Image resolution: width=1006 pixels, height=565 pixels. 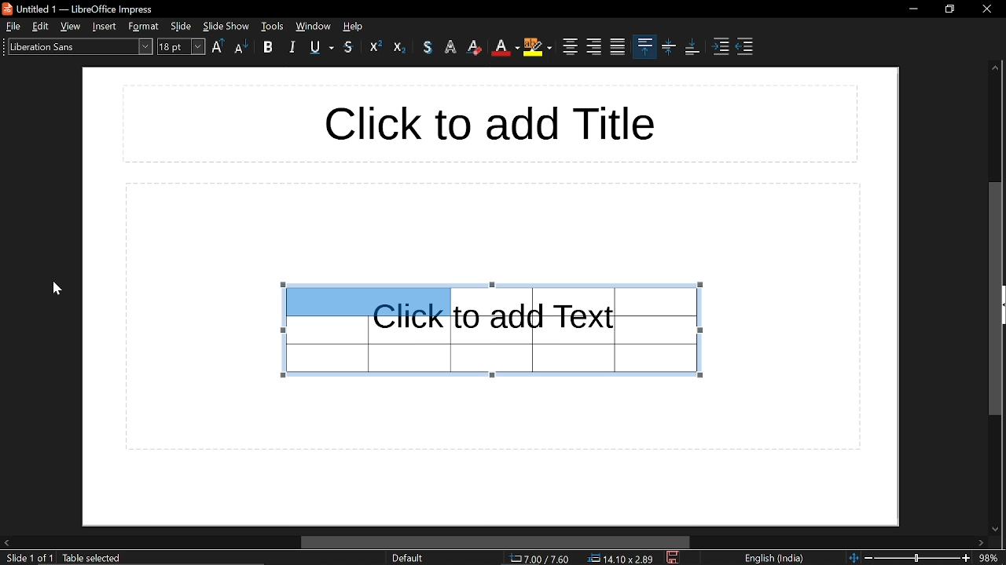 What do you see at coordinates (621, 559) in the screenshot?
I see `dimension` at bounding box center [621, 559].